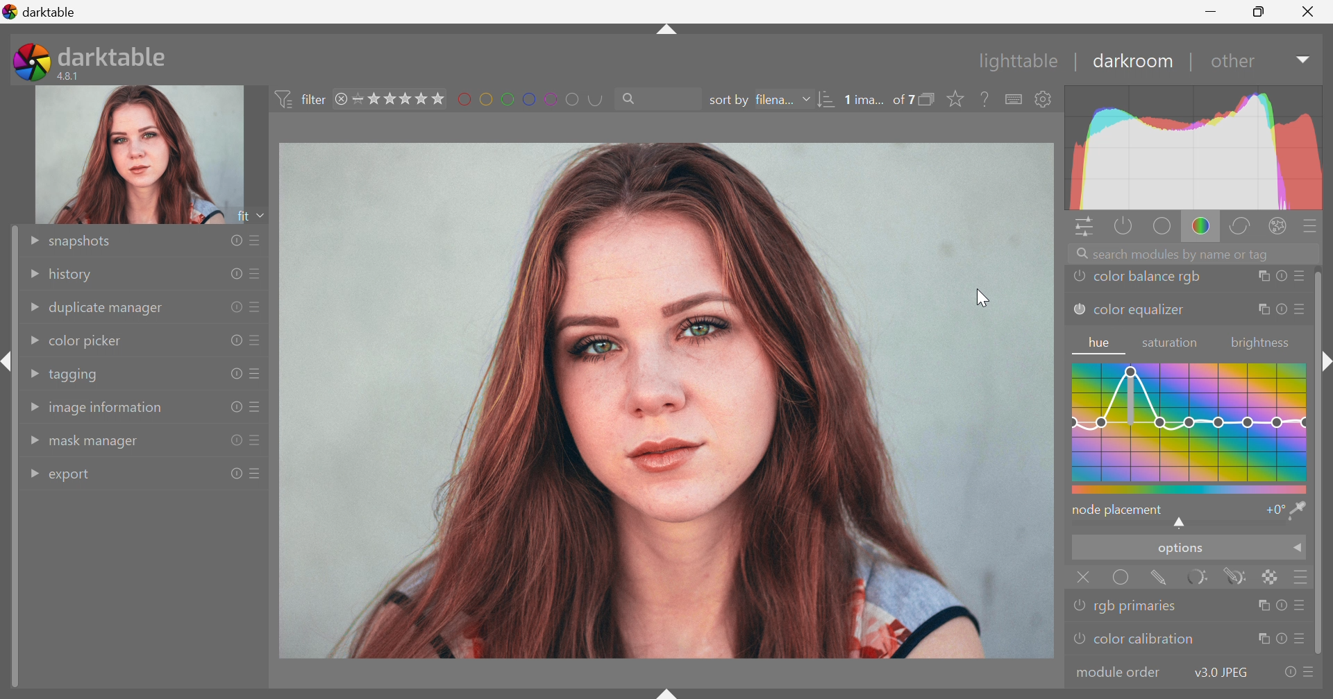 Image resolution: width=1333 pixels, height=699 pixels. Describe the element at coordinates (107, 411) in the screenshot. I see `image information` at that location.